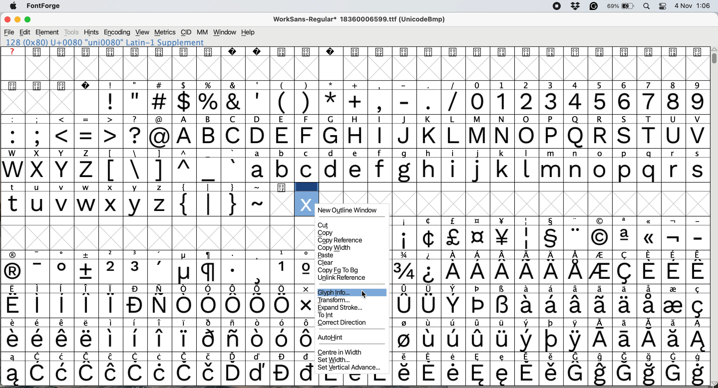  What do you see at coordinates (353, 211) in the screenshot?
I see `new outline window` at bounding box center [353, 211].